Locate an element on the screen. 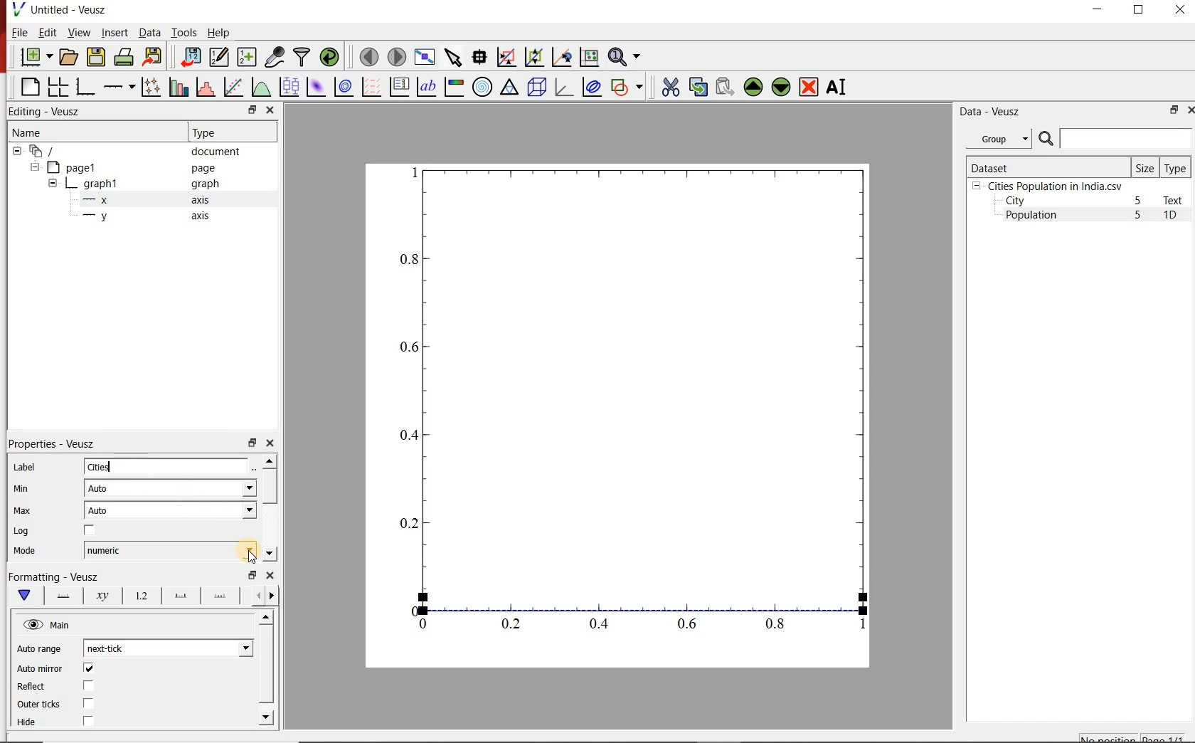  Min is located at coordinates (21, 489).